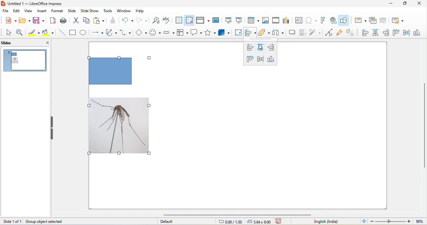  Describe the element at coordinates (179, 20) in the screenshot. I see `display grid` at that location.